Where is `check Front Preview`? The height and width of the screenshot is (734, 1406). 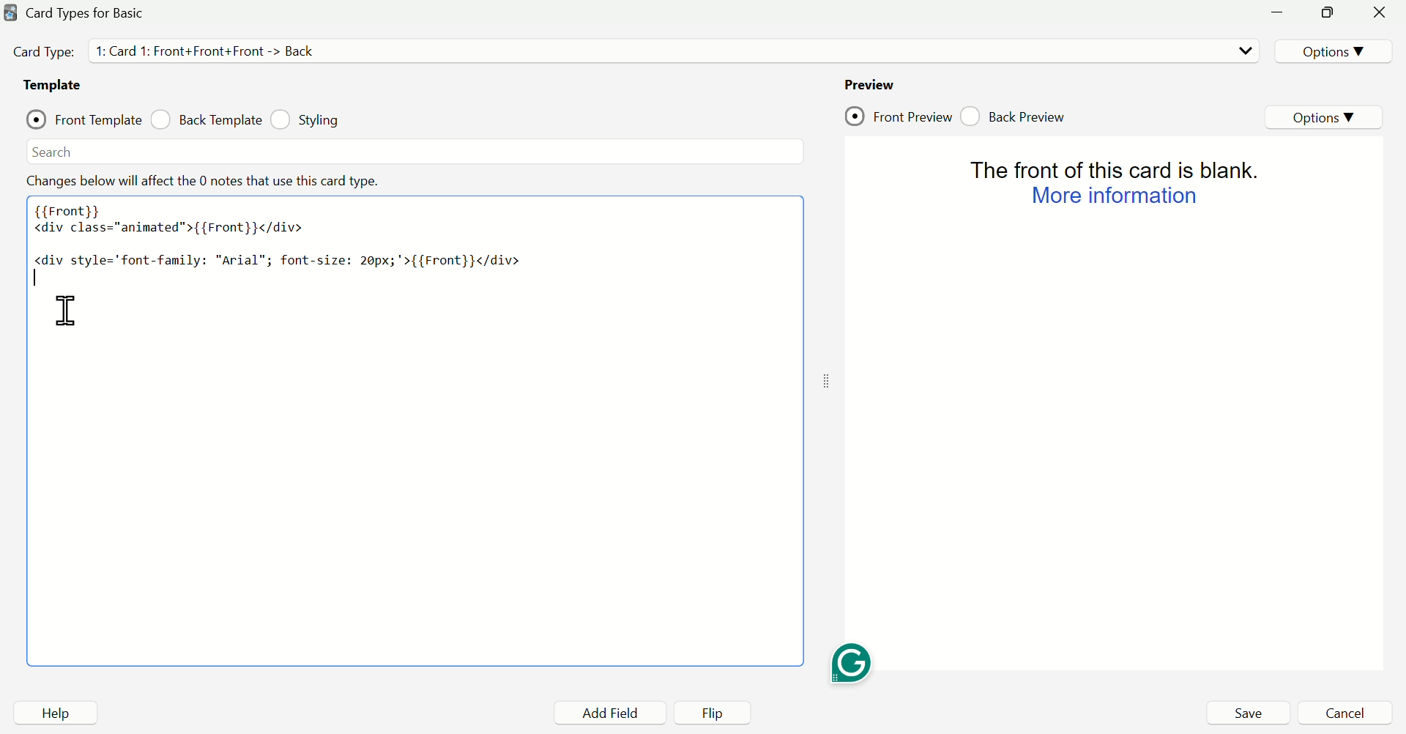 check Front Preview is located at coordinates (899, 114).